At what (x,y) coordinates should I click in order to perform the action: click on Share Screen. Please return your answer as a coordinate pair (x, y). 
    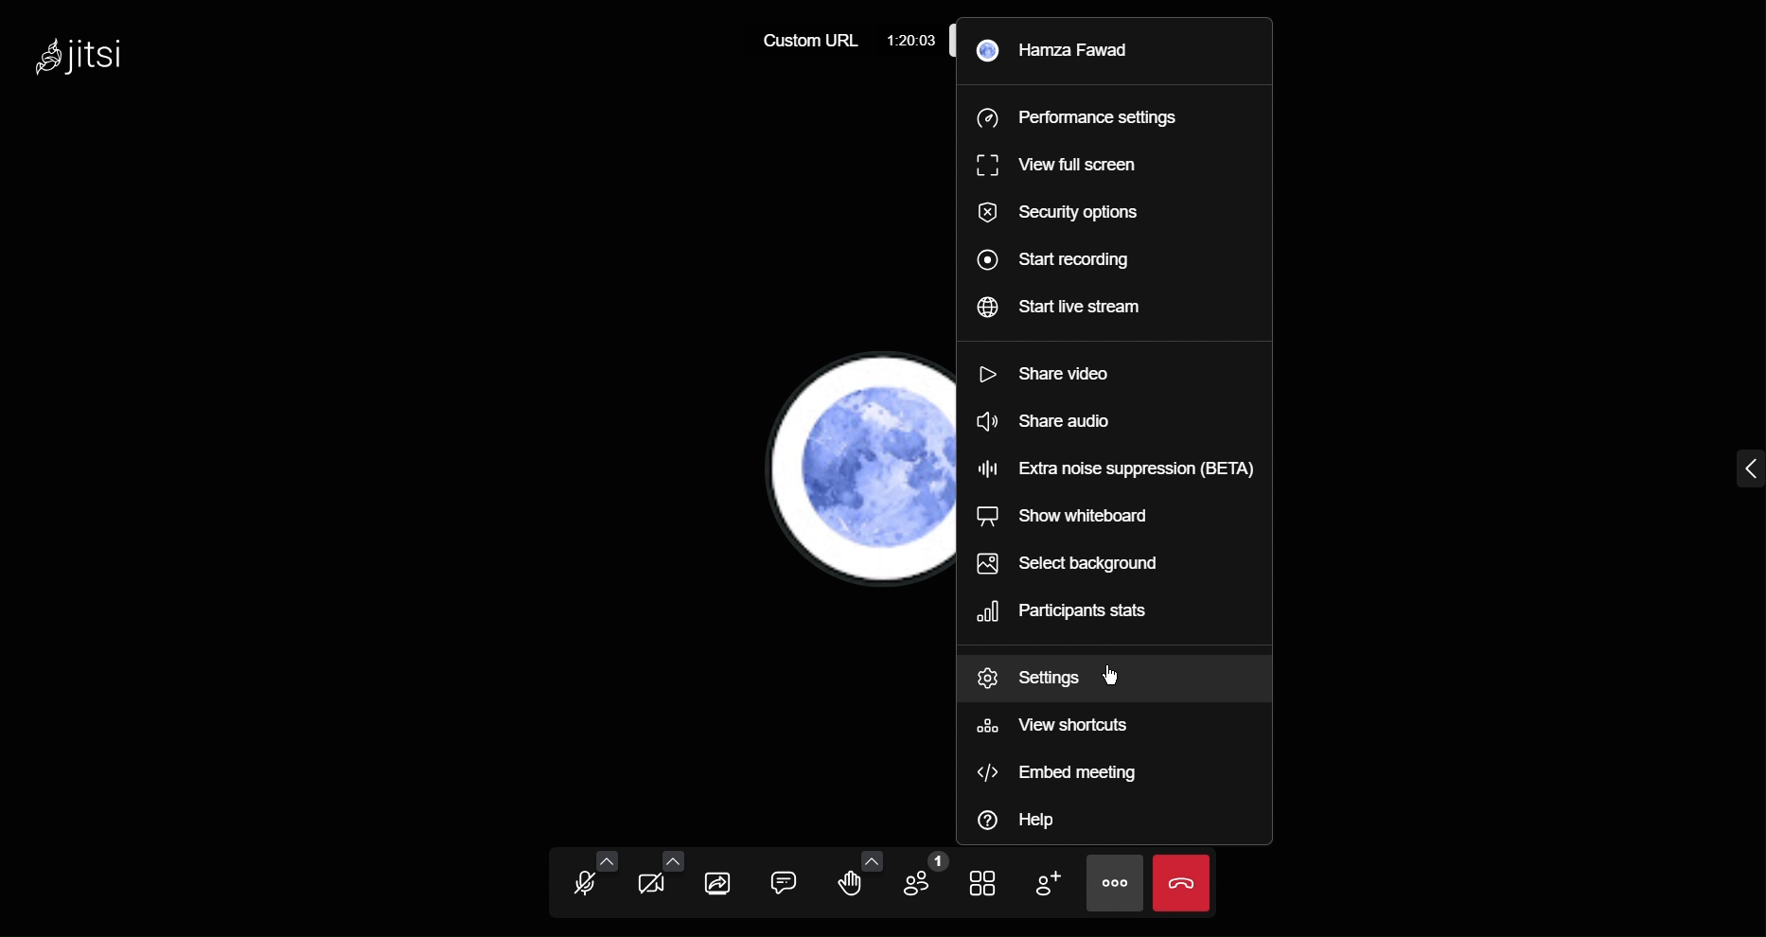
    Looking at the image, I should click on (722, 880).